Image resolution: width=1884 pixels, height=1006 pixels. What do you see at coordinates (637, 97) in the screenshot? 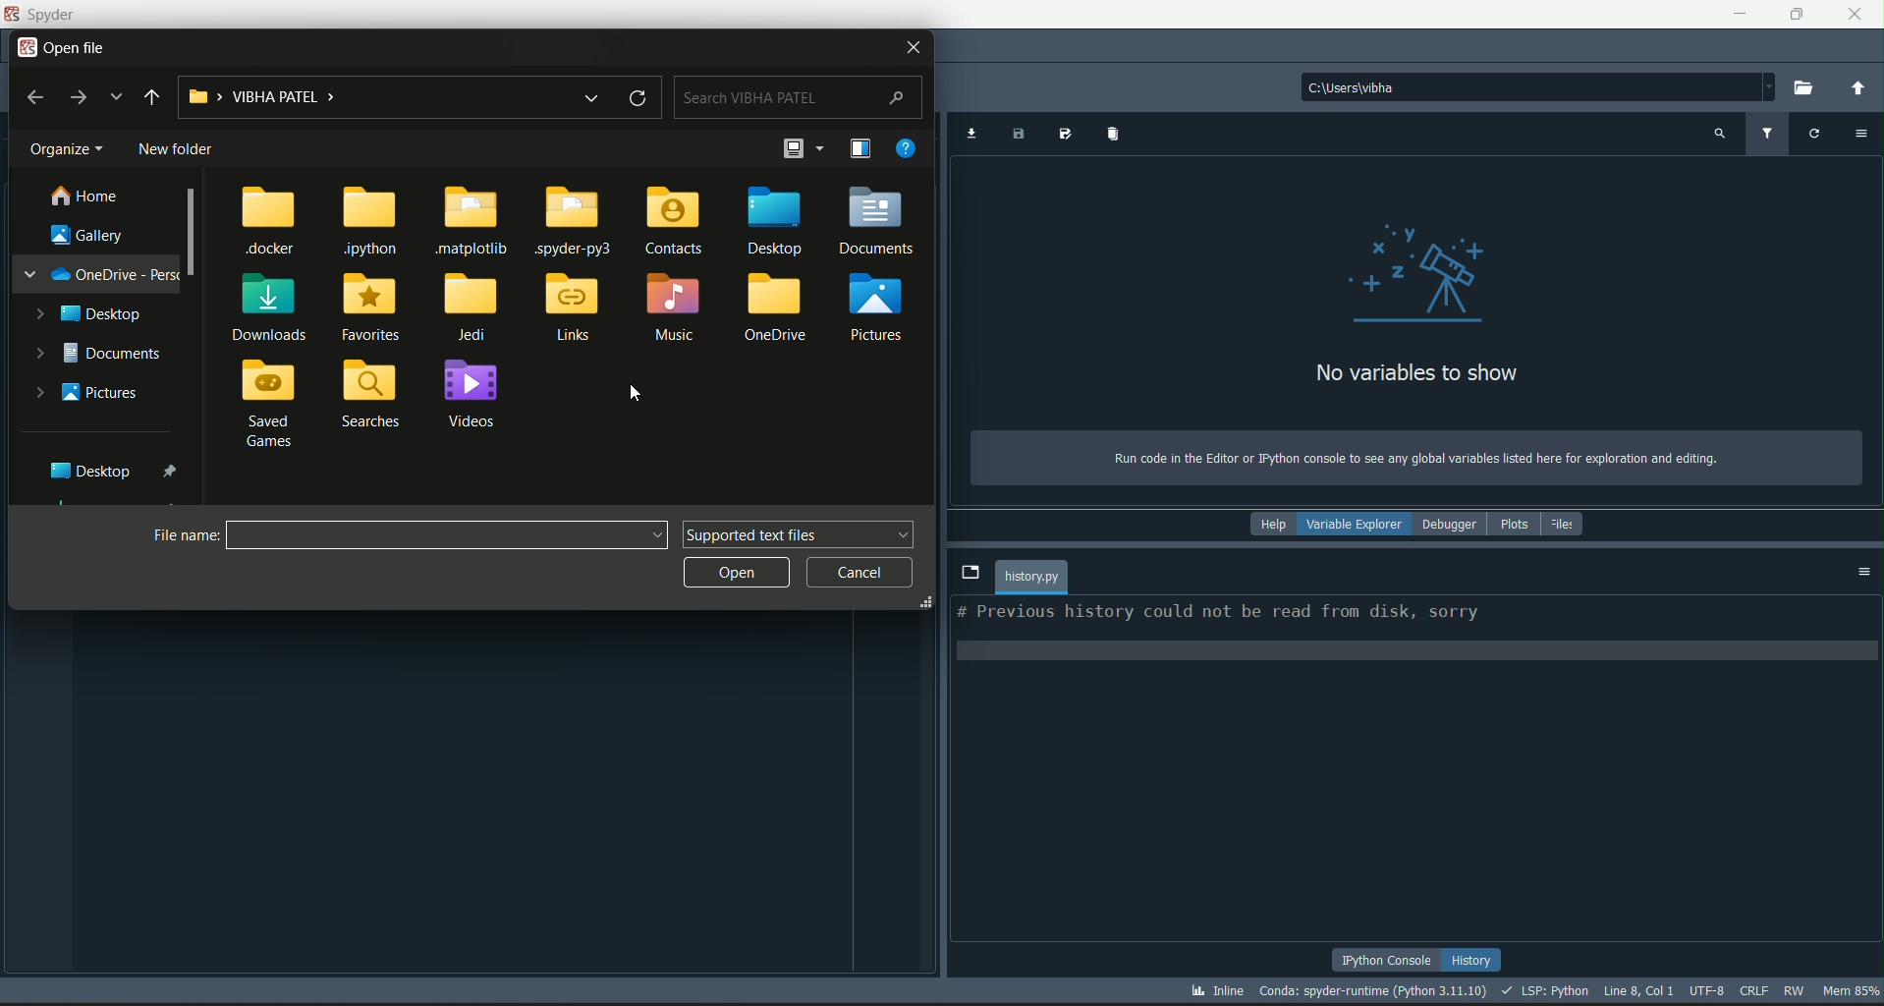
I see `refresh` at bounding box center [637, 97].